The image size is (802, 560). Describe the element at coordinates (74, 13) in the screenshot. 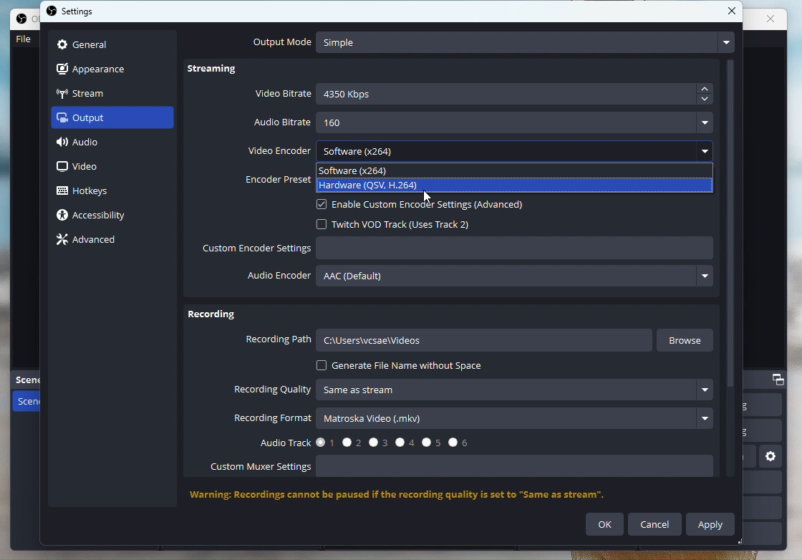

I see `settings` at that location.